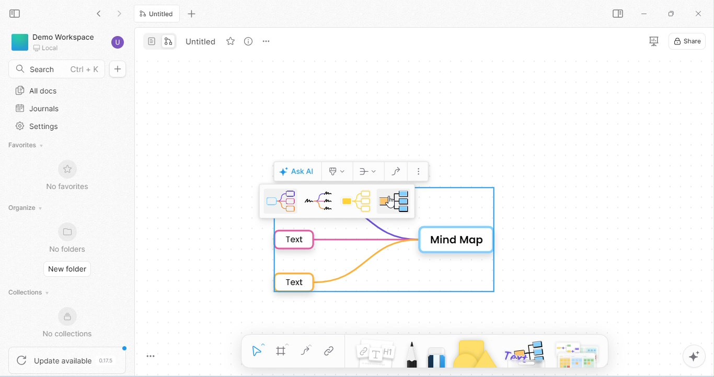 The height and width of the screenshot is (377, 714). I want to click on no folders, so click(69, 238).